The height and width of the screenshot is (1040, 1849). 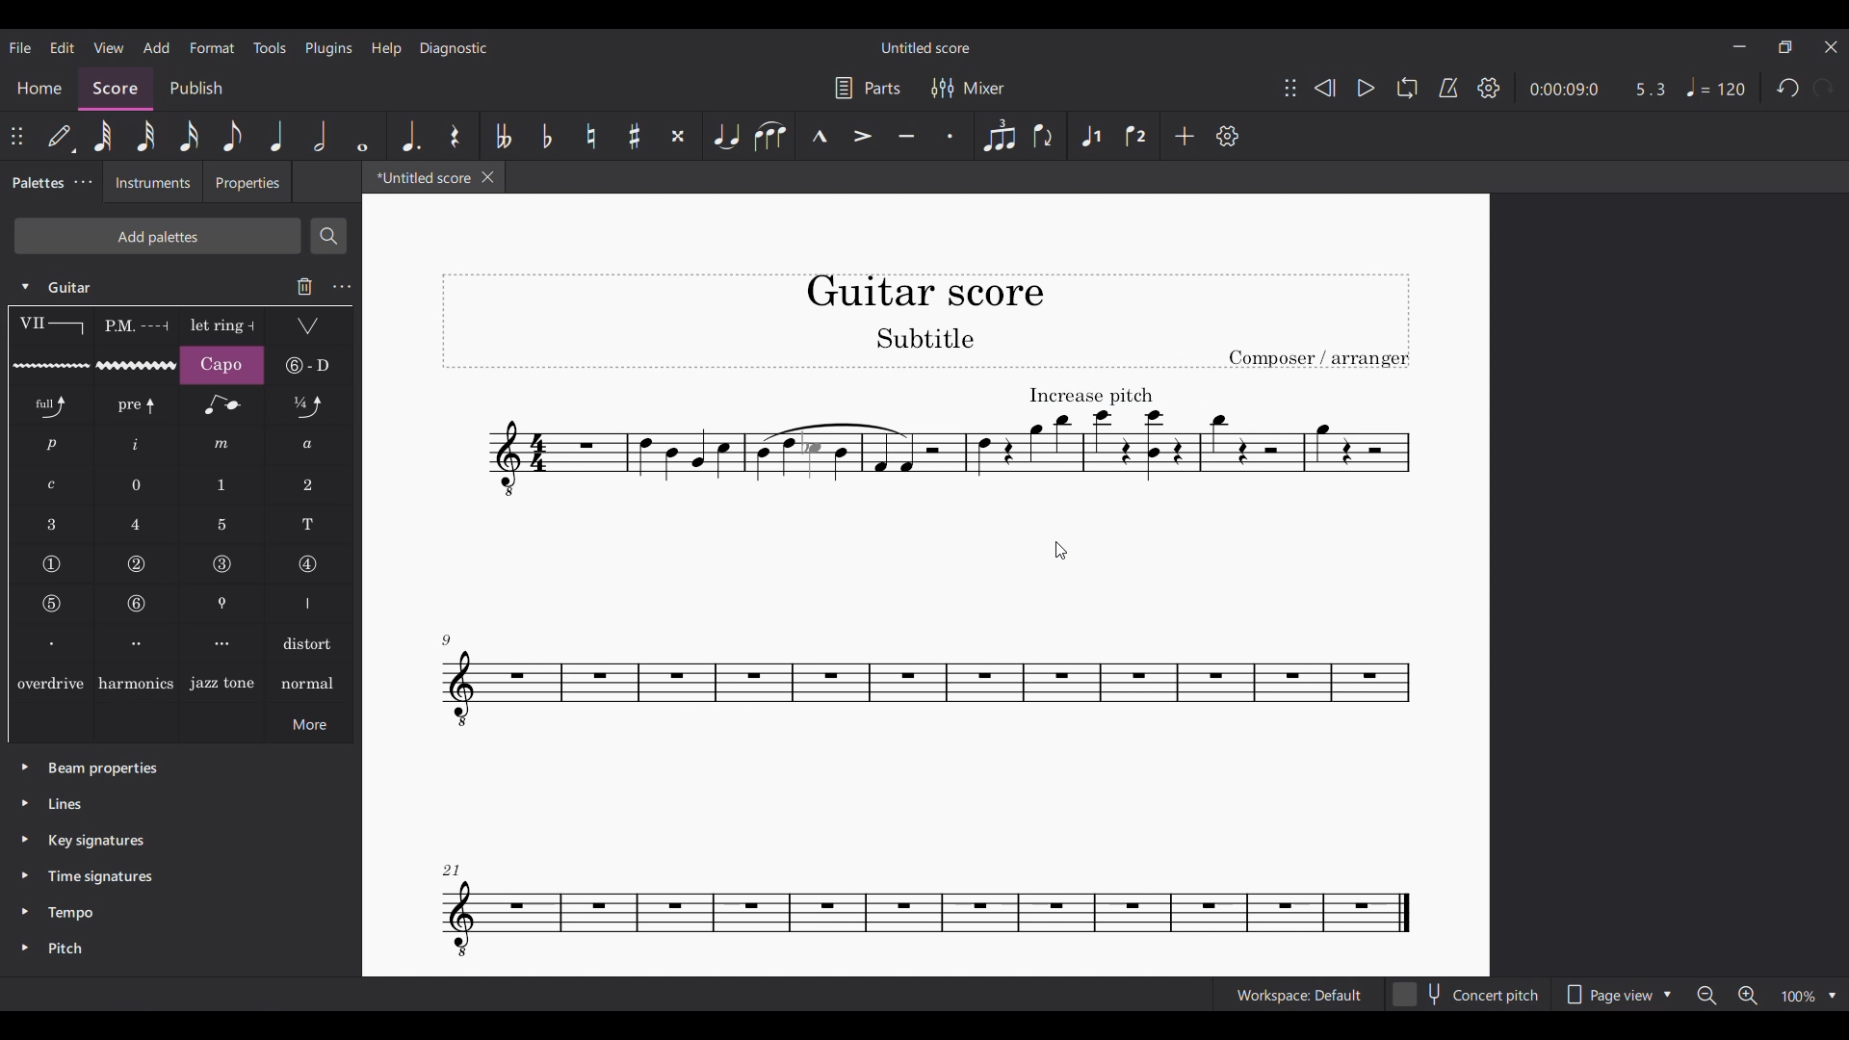 I want to click on 64th note, so click(x=103, y=136).